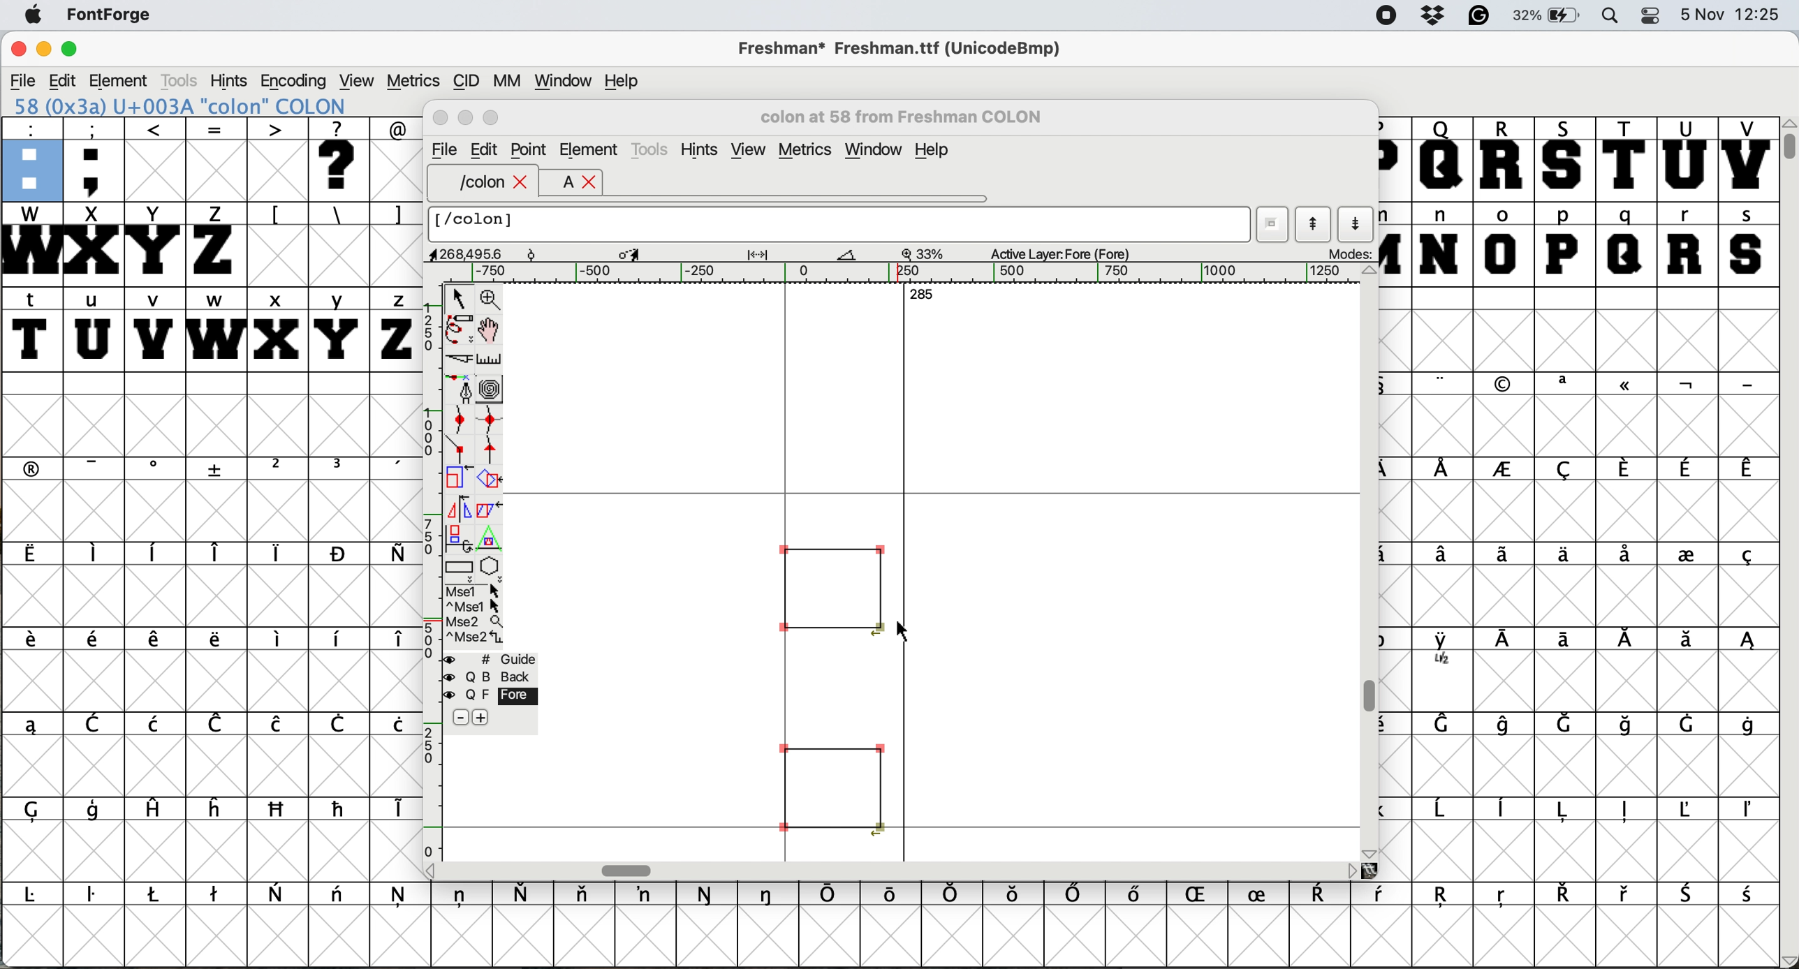 Image resolution: width=1799 pixels, height=969 pixels. I want to click on P, so click(1393, 159).